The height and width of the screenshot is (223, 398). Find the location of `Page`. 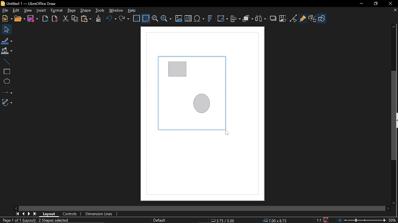

Page is located at coordinates (72, 11).